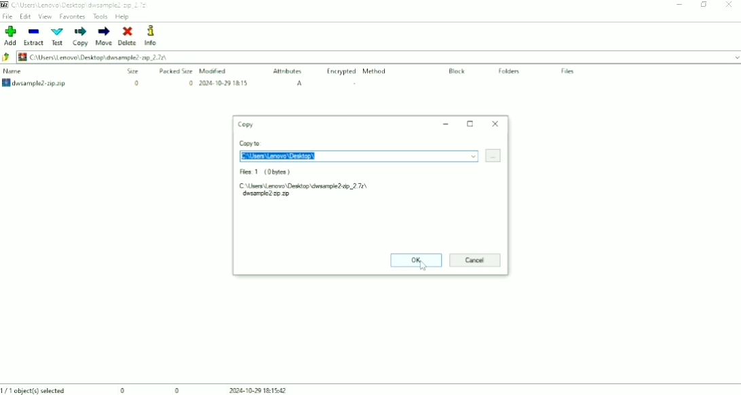  What do you see at coordinates (14, 71) in the screenshot?
I see `Name` at bounding box center [14, 71].